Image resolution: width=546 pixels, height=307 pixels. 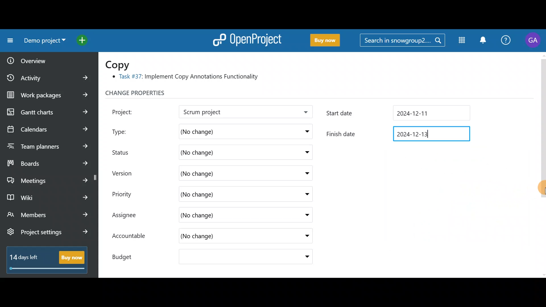 I want to click on ® Task #37: Implement Copy Annotations Functionality, so click(x=188, y=78).